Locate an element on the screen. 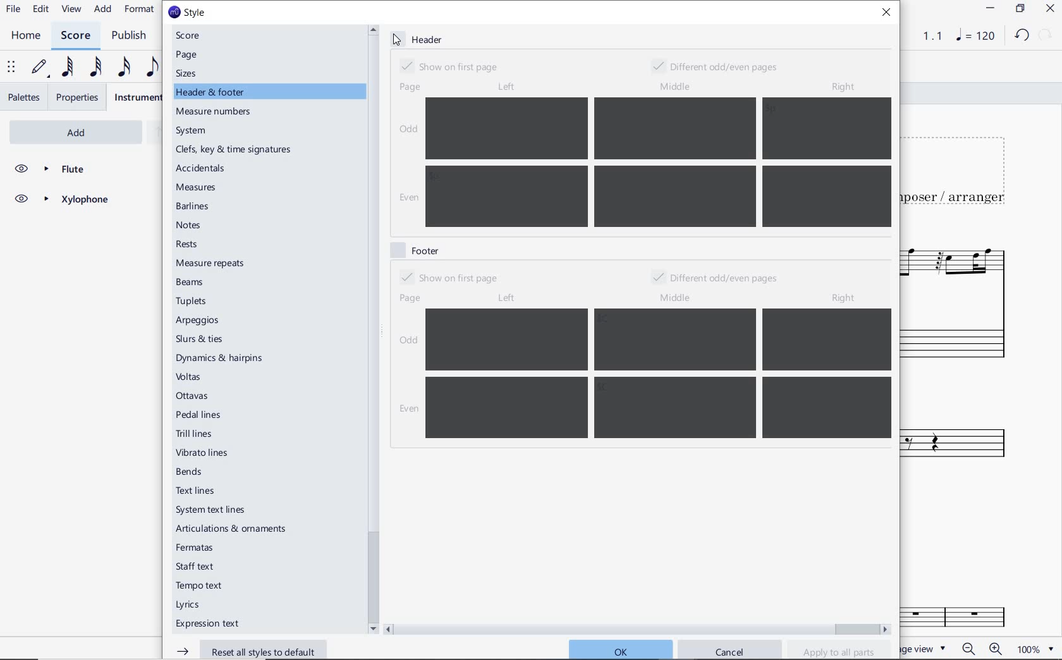 The height and width of the screenshot is (660, 1062). measure numbers is located at coordinates (216, 113).